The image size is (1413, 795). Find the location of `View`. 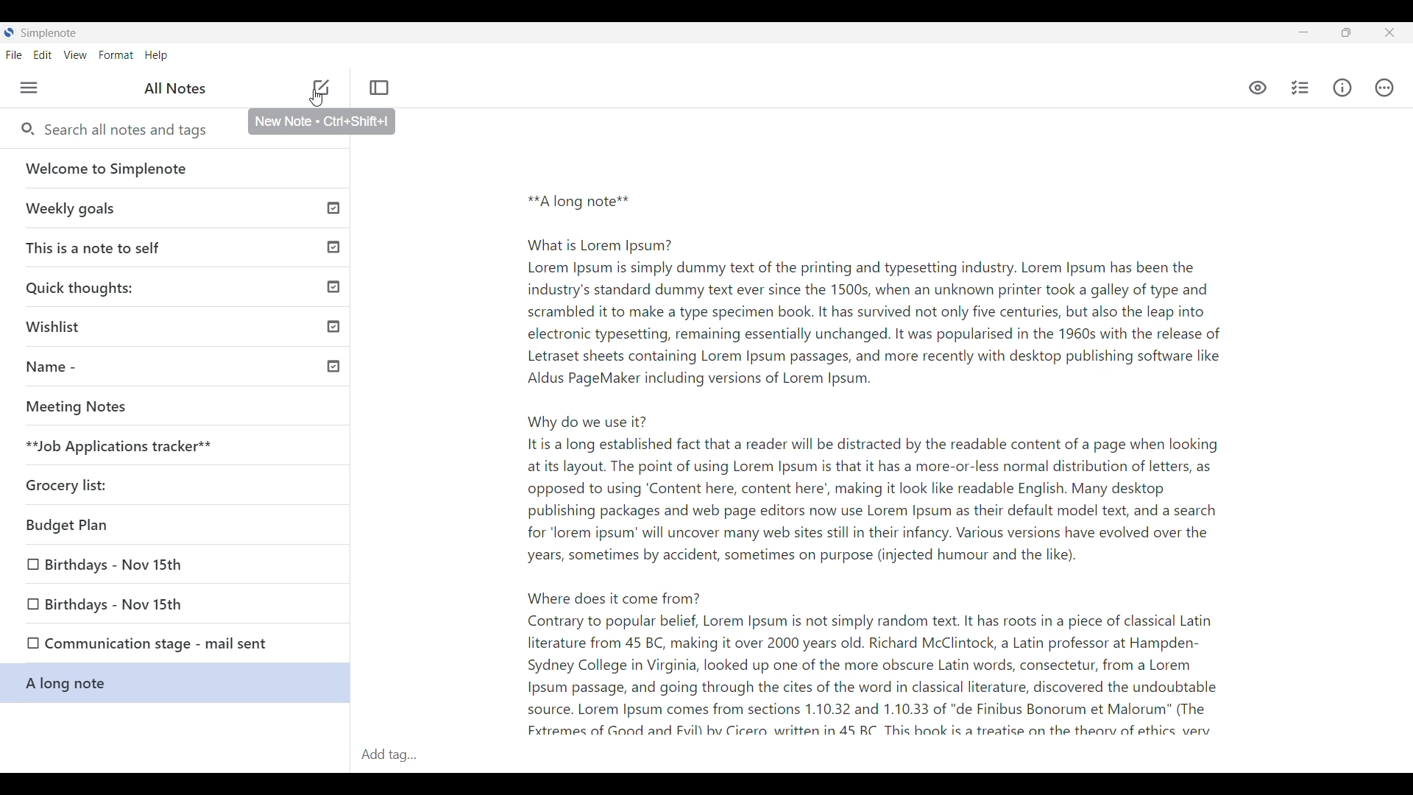

View is located at coordinates (76, 55).